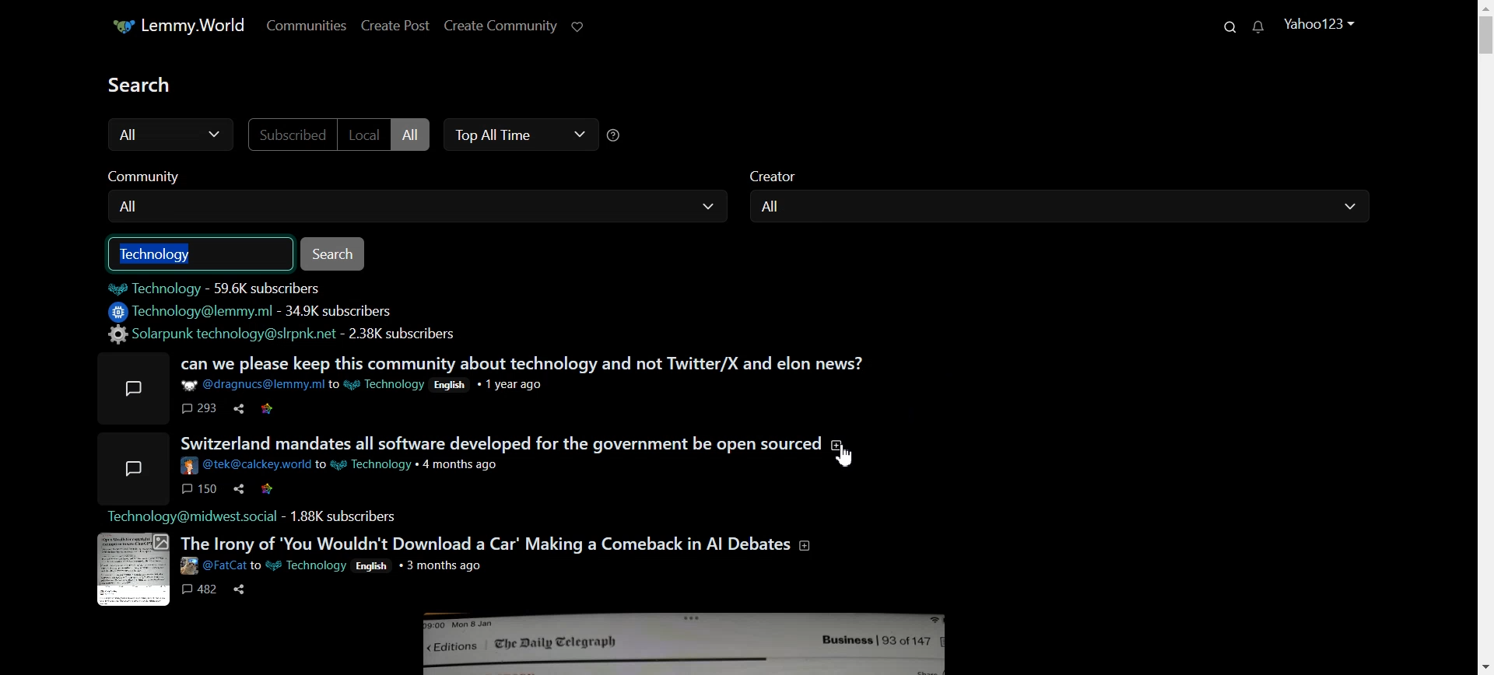  Describe the element at coordinates (286, 336) in the screenshot. I see `Solarpunk technology@slrpnk.net - 2.38K subscribers` at that location.